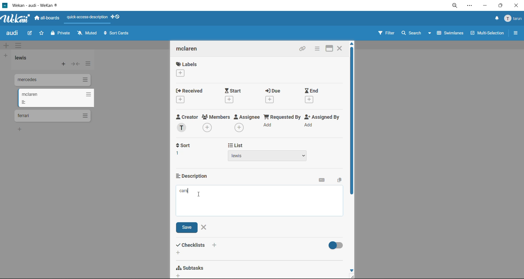 The image size is (524, 279). What do you see at coordinates (514, 19) in the screenshot?
I see `menu` at bounding box center [514, 19].